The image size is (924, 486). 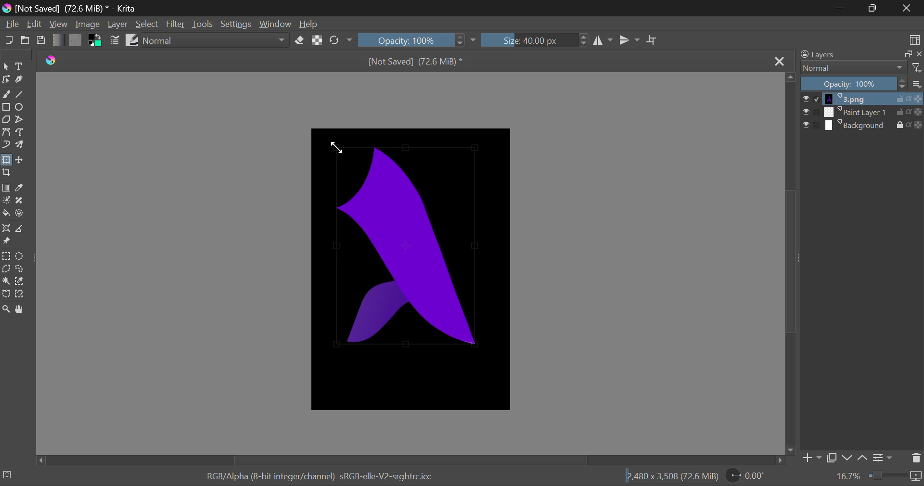 What do you see at coordinates (341, 40) in the screenshot?
I see `Rotate Image` at bounding box center [341, 40].